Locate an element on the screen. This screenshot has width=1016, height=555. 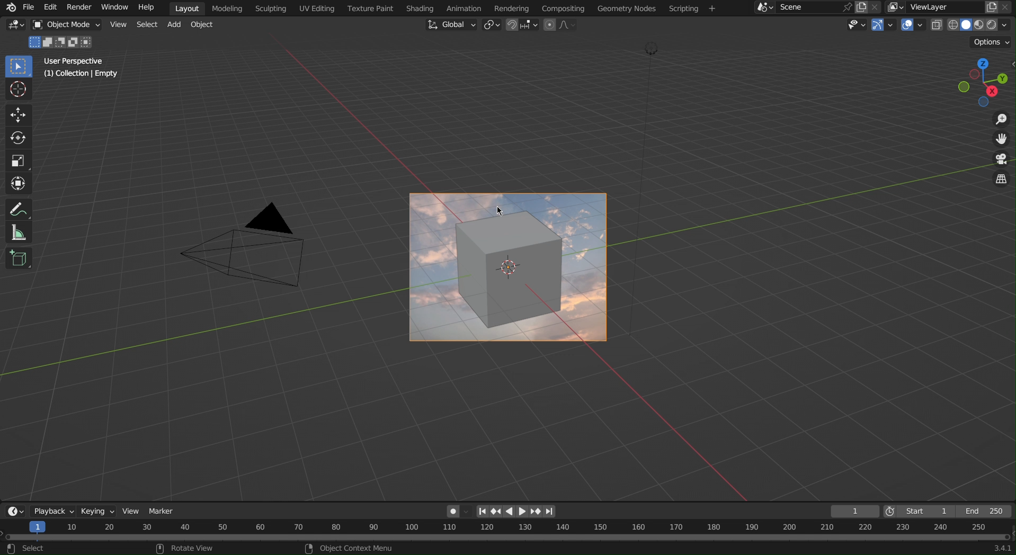
Editor Type is located at coordinates (16, 26).